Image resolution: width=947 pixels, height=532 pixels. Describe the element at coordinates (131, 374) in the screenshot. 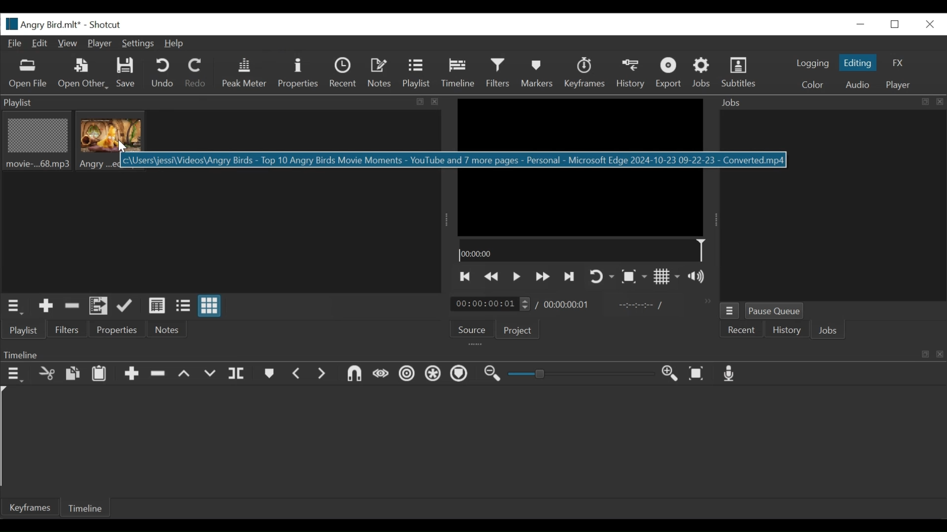

I see `Append` at that location.